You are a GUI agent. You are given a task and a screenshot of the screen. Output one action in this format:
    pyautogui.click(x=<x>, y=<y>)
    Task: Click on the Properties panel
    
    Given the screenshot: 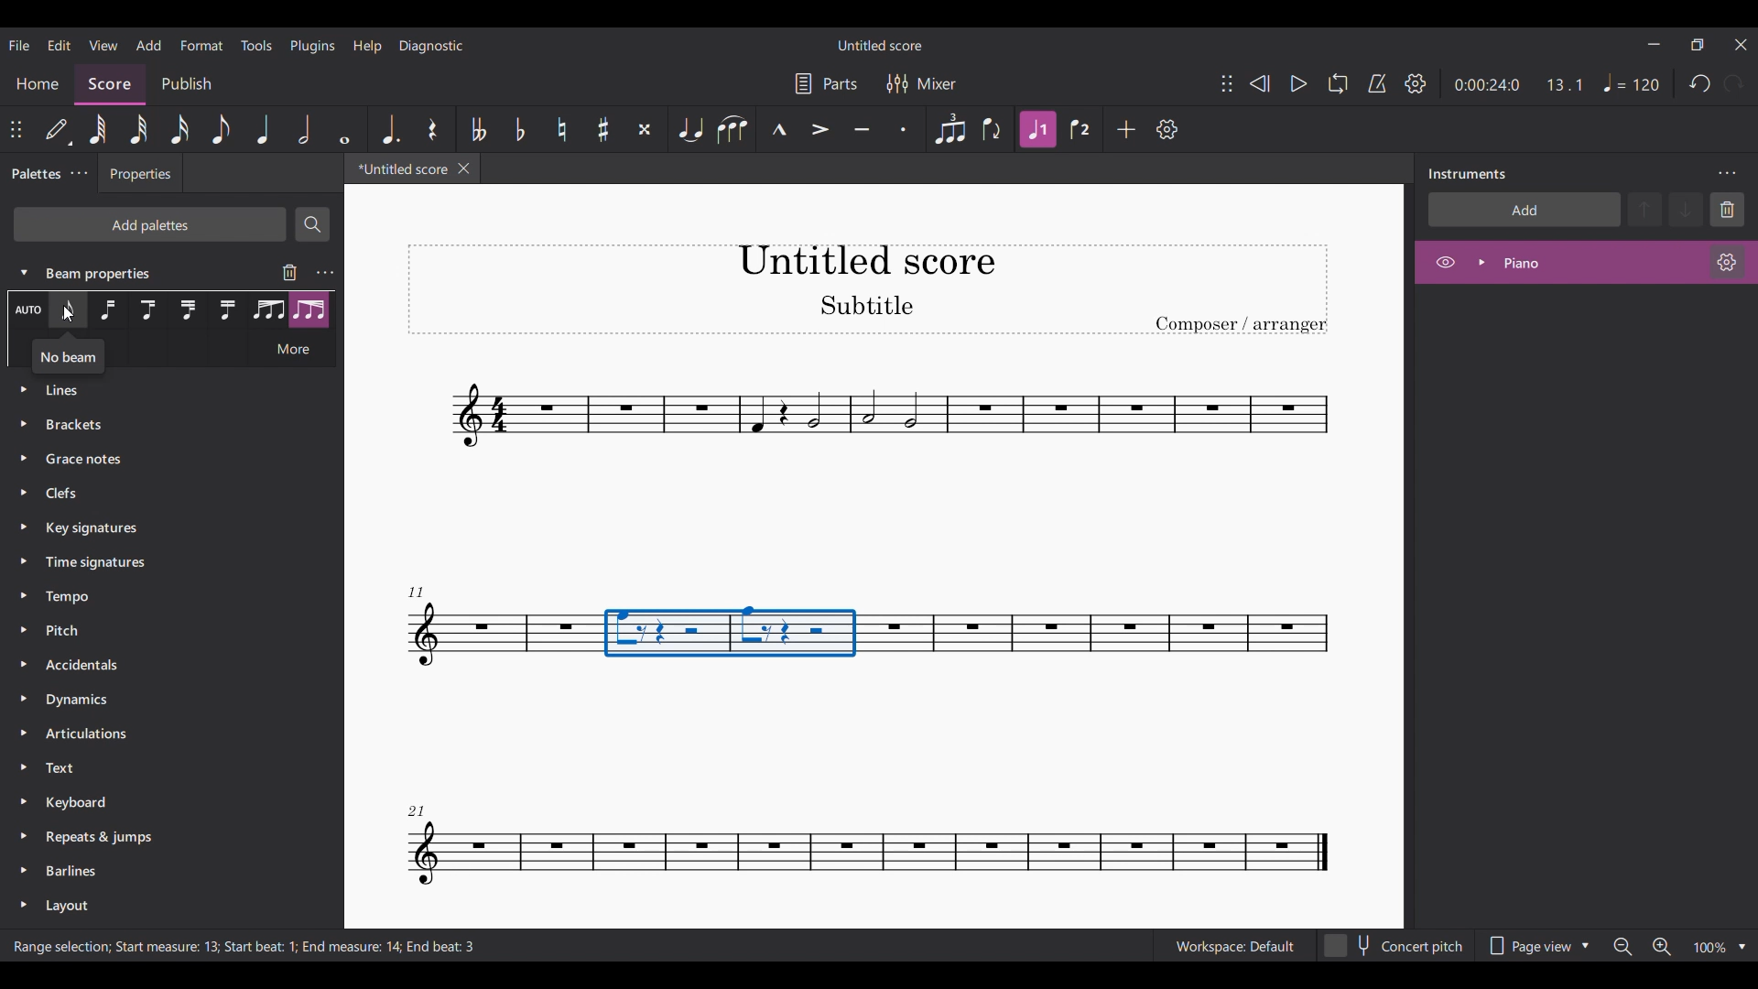 What is the action you would take?
    pyautogui.click(x=140, y=178)
    